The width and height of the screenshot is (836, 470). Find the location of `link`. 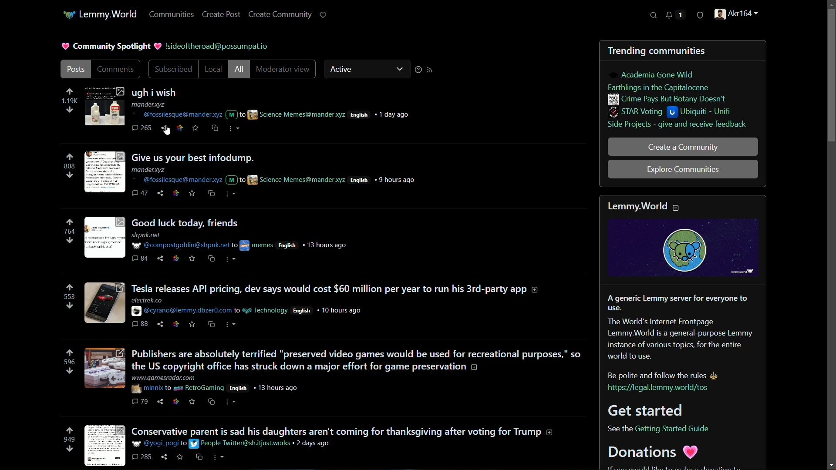

link is located at coordinates (176, 193).